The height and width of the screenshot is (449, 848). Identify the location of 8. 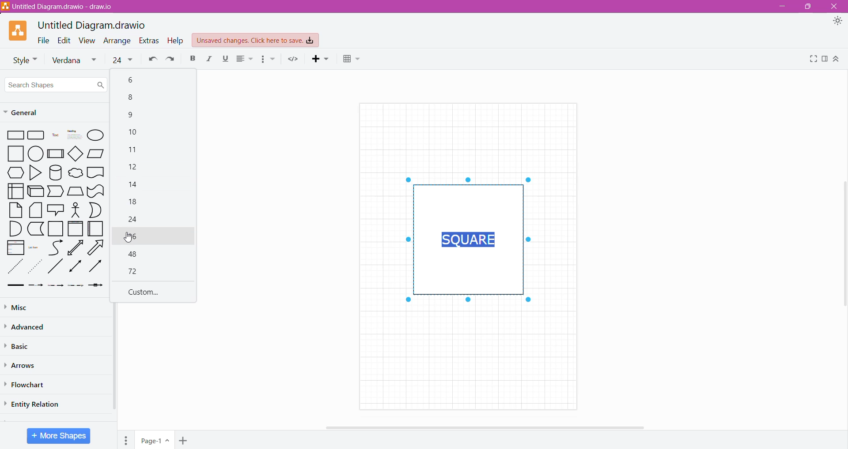
(133, 98).